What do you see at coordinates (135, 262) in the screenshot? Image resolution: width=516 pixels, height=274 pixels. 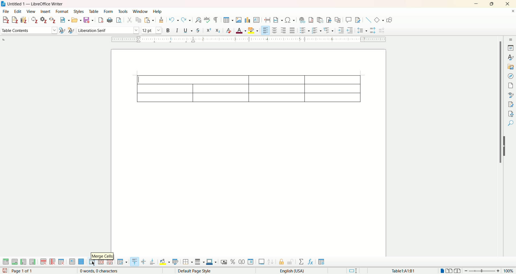 I see `align top` at bounding box center [135, 262].